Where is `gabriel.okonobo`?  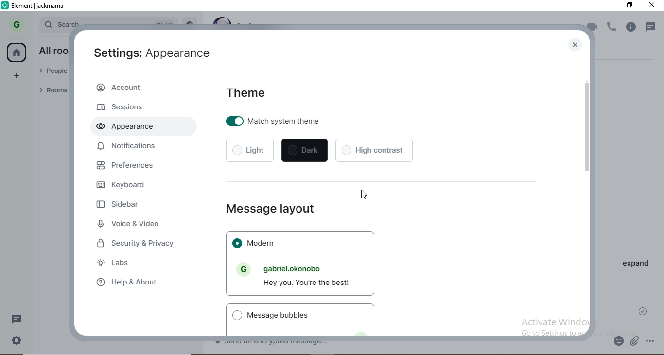
gabriel.okonobo is located at coordinates (298, 269).